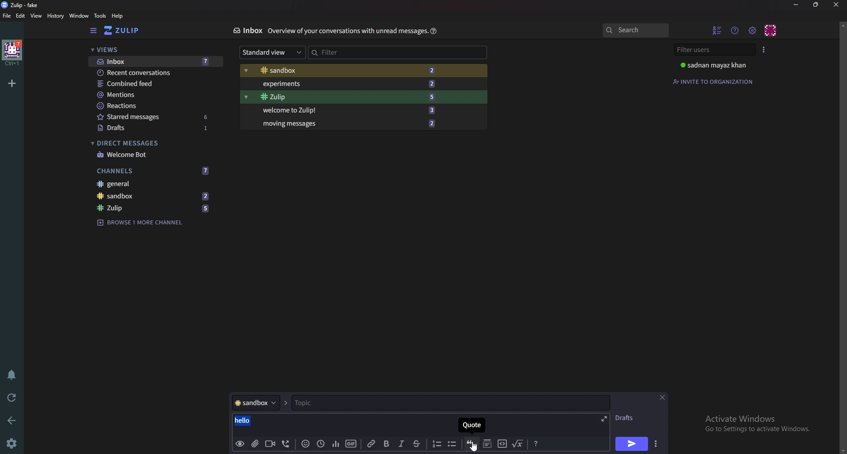  I want to click on close, so click(663, 397).